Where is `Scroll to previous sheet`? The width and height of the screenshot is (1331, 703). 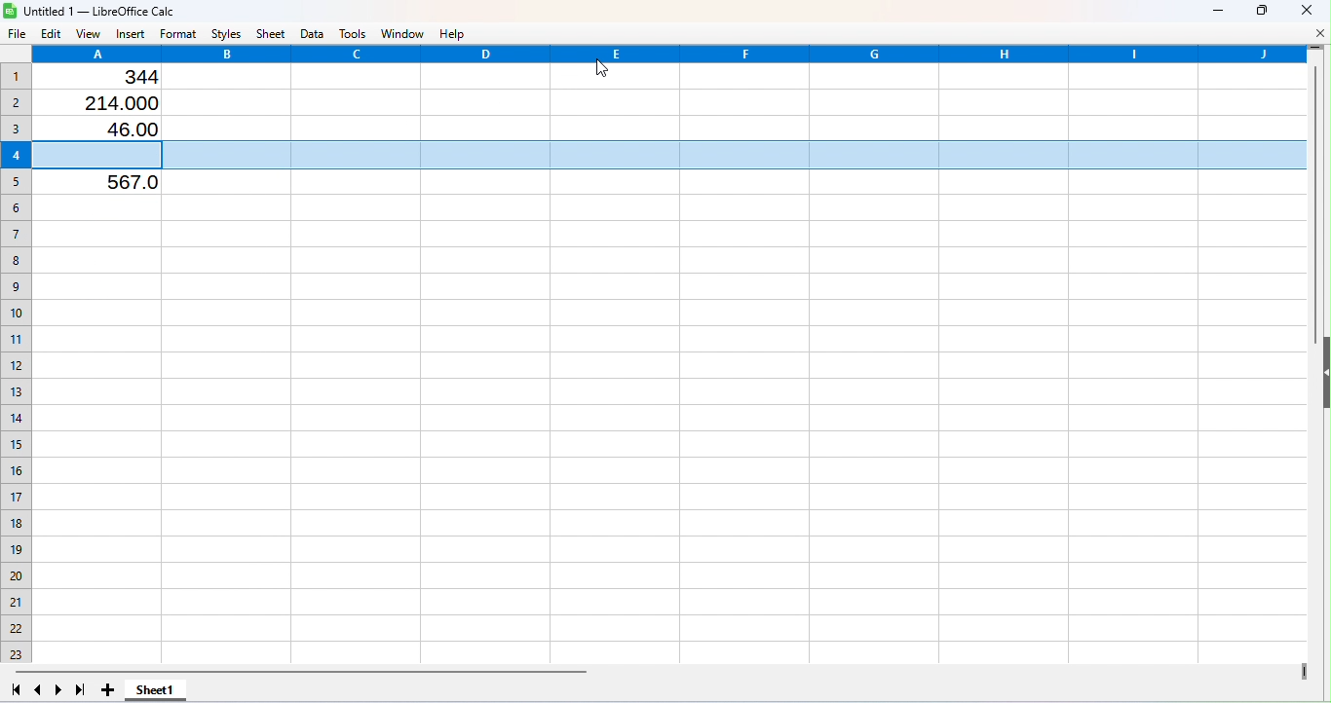
Scroll to previous sheet is located at coordinates (38, 689).